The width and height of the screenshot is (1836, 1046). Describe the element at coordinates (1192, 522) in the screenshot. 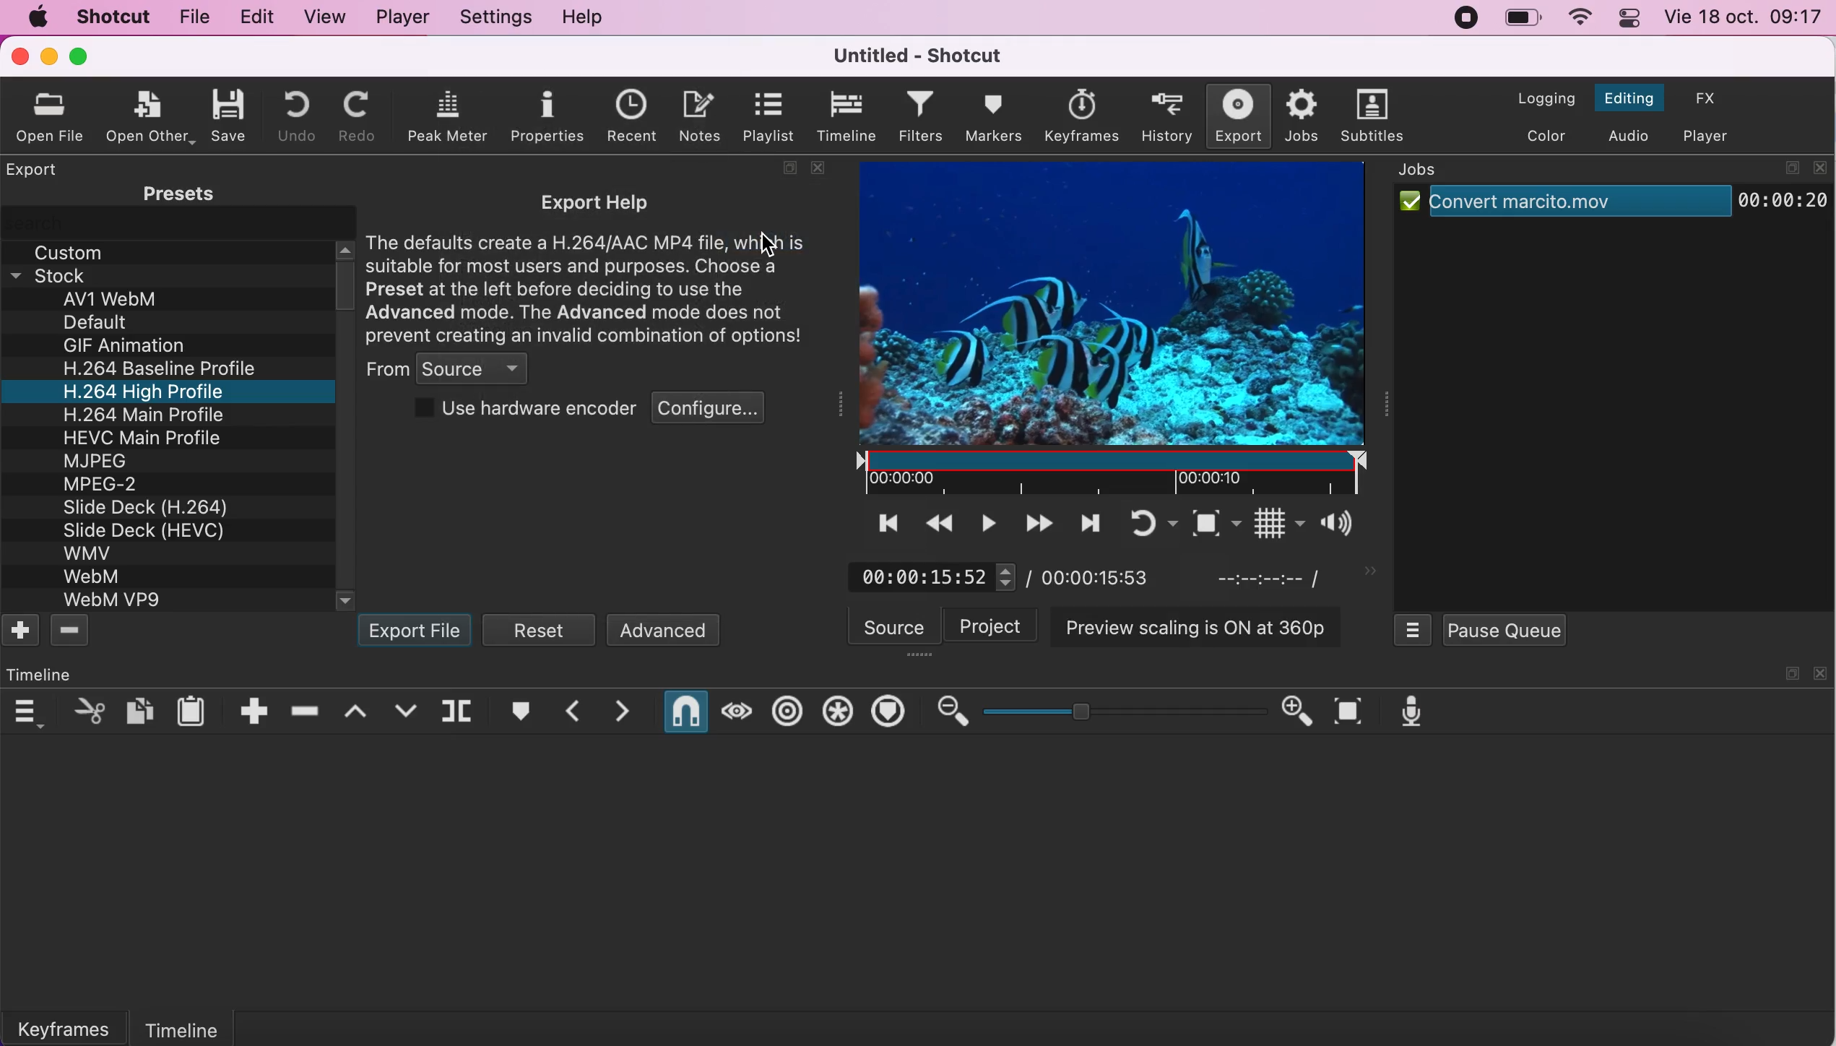

I see `toggle zoom` at that location.